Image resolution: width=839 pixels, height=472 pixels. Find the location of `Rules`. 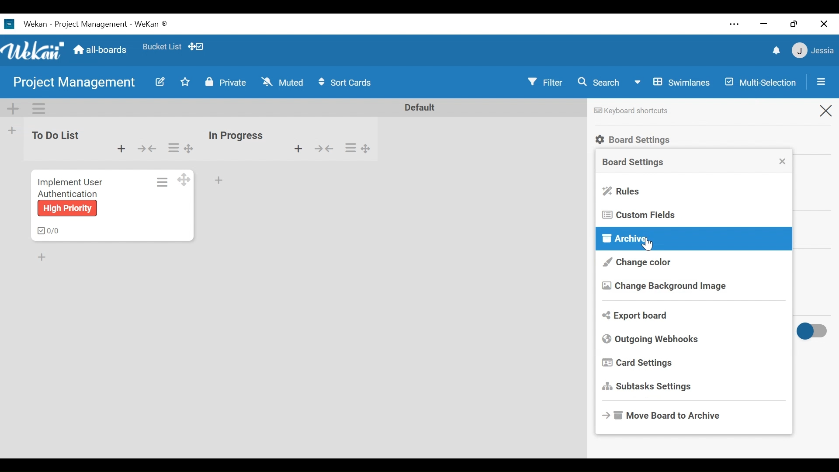

Rules is located at coordinates (622, 191).